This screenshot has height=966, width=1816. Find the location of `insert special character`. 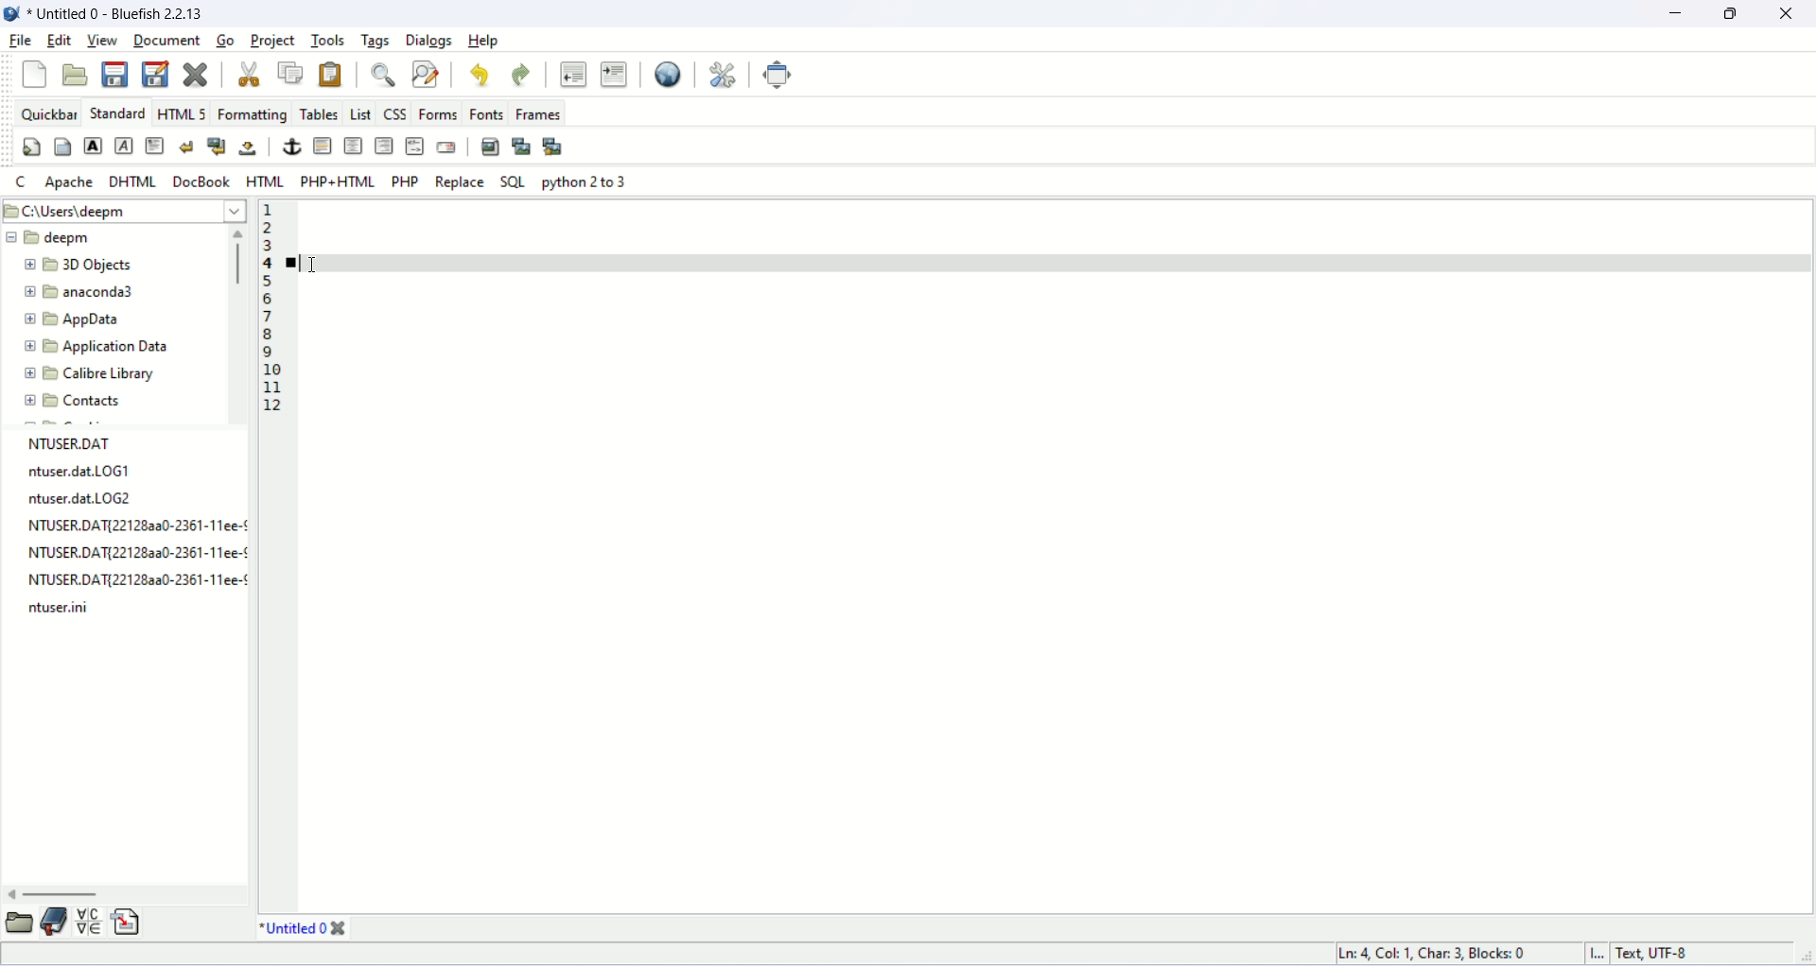

insert special character is located at coordinates (88, 923).